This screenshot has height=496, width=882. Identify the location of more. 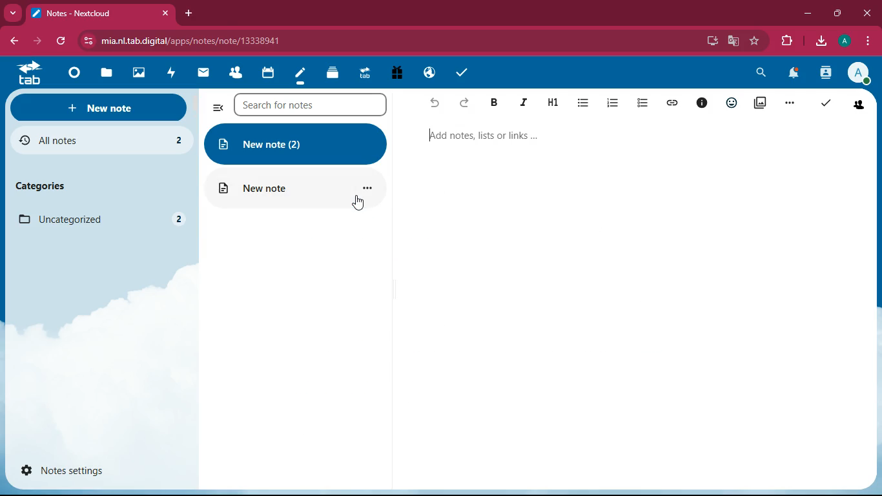
(12, 13).